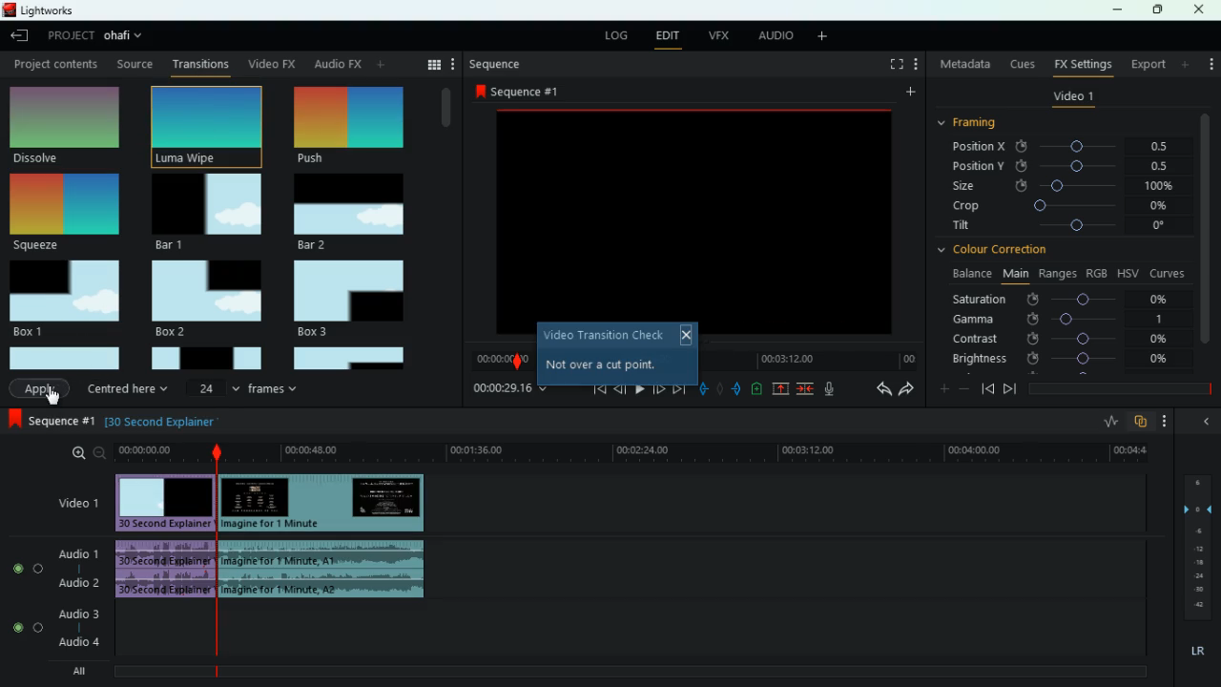  What do you see at coordinates (1057, 273) in the screenshot?
I see `ranges` at bounding box center [1057, 273].